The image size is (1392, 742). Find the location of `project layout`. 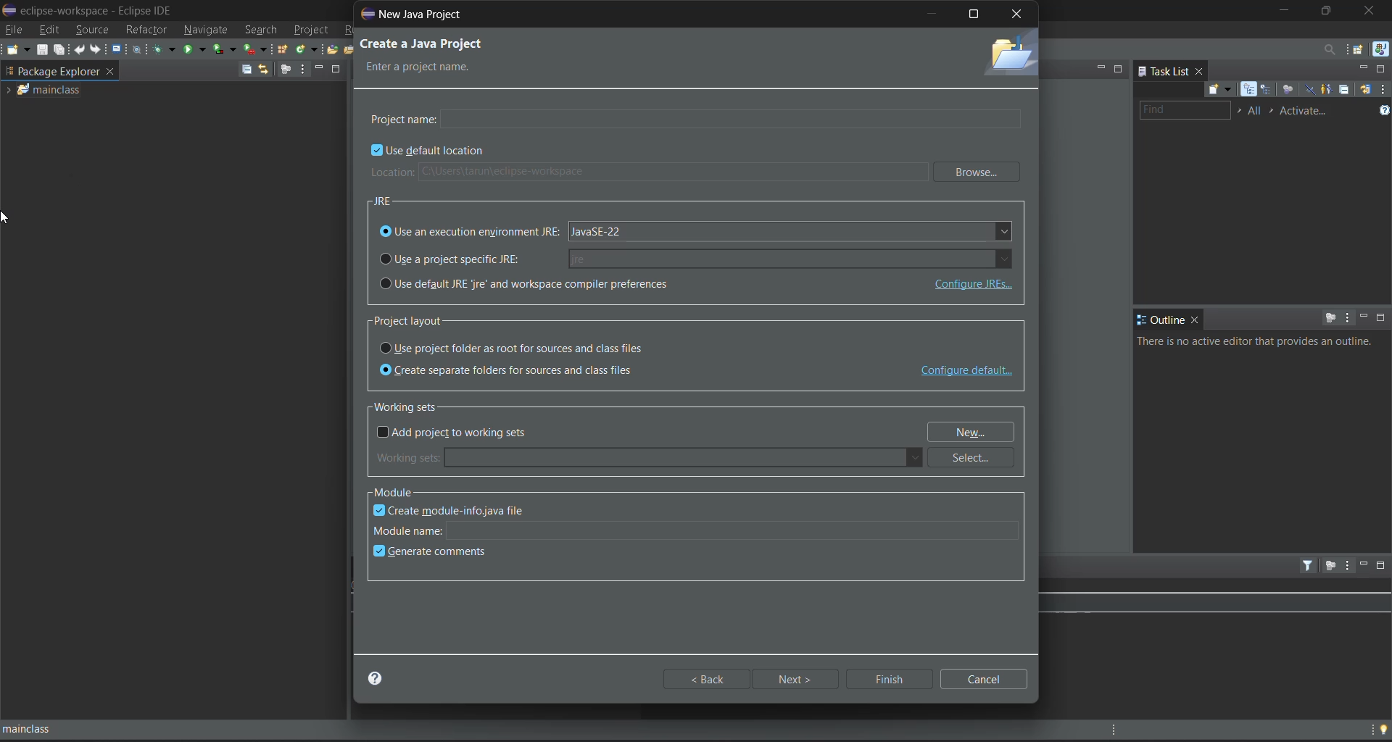

project layout is located at coordinates (420, 321).